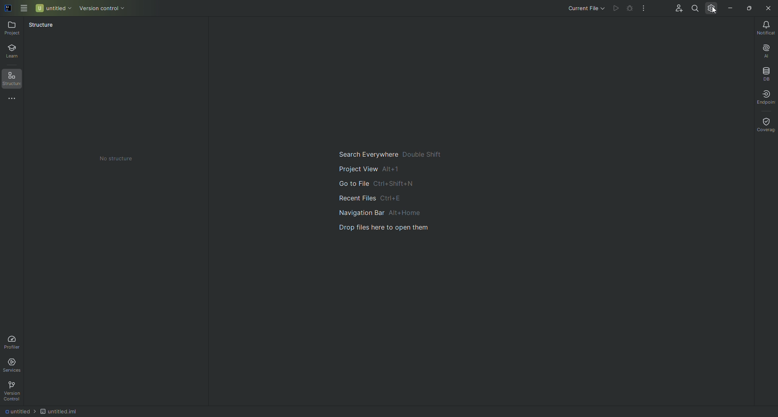 The image size is (778, 417). I want to click on Version Control, so click(13, 392).